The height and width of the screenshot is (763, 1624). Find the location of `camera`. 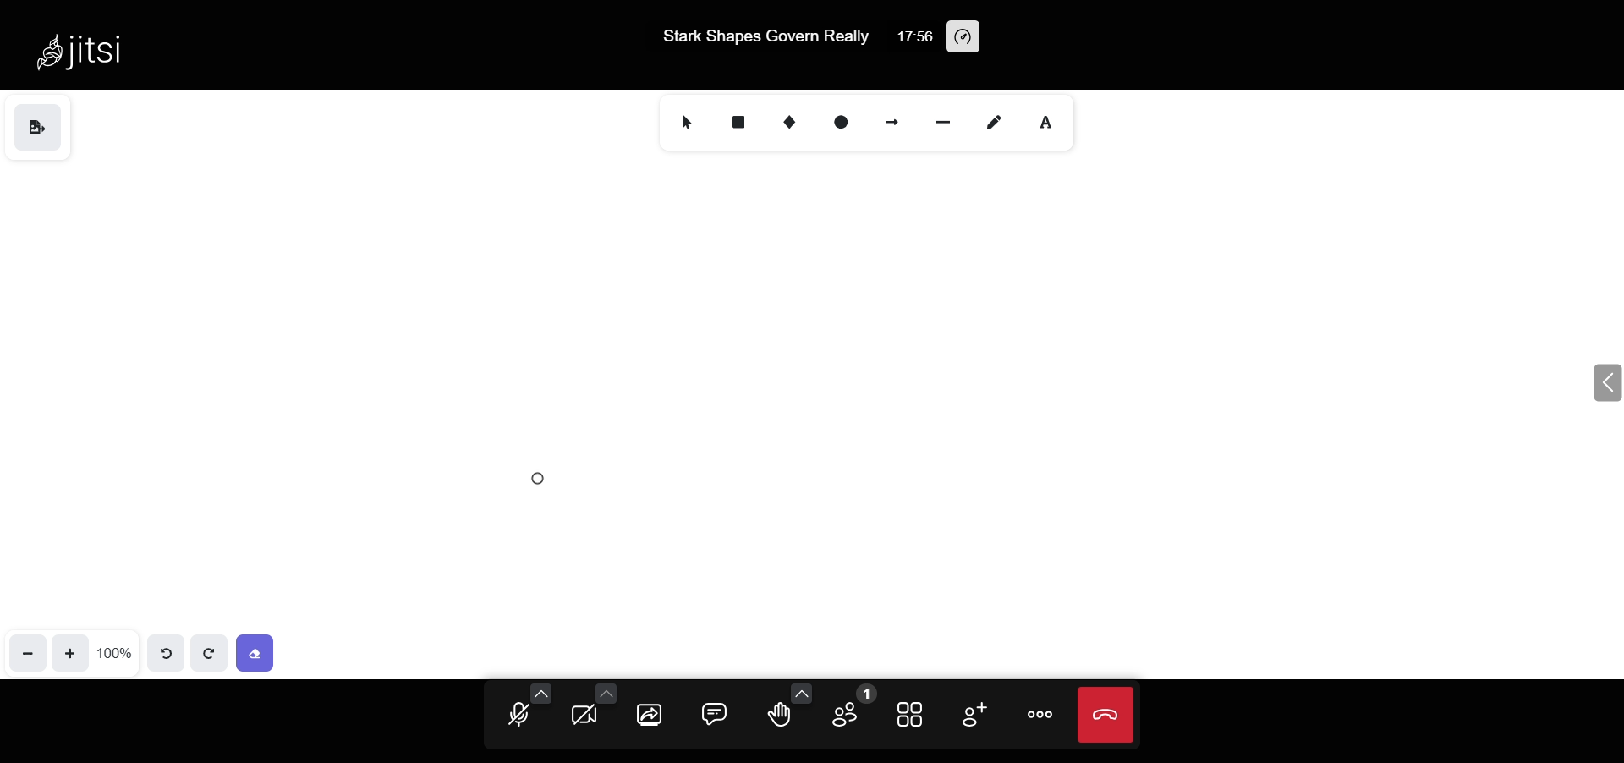

camera is located at coordinates (585, 718).